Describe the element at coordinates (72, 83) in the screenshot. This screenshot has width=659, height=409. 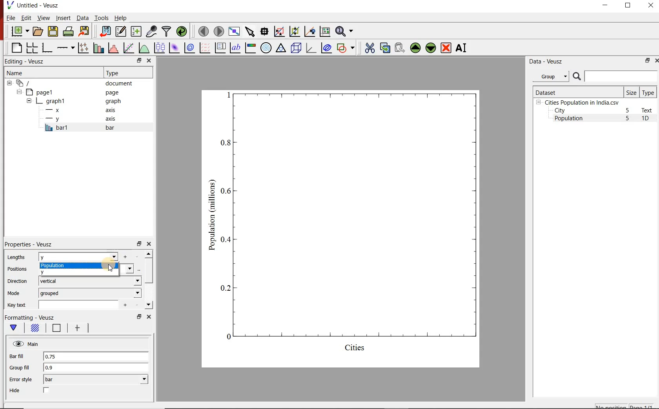
I see `document` at that location.